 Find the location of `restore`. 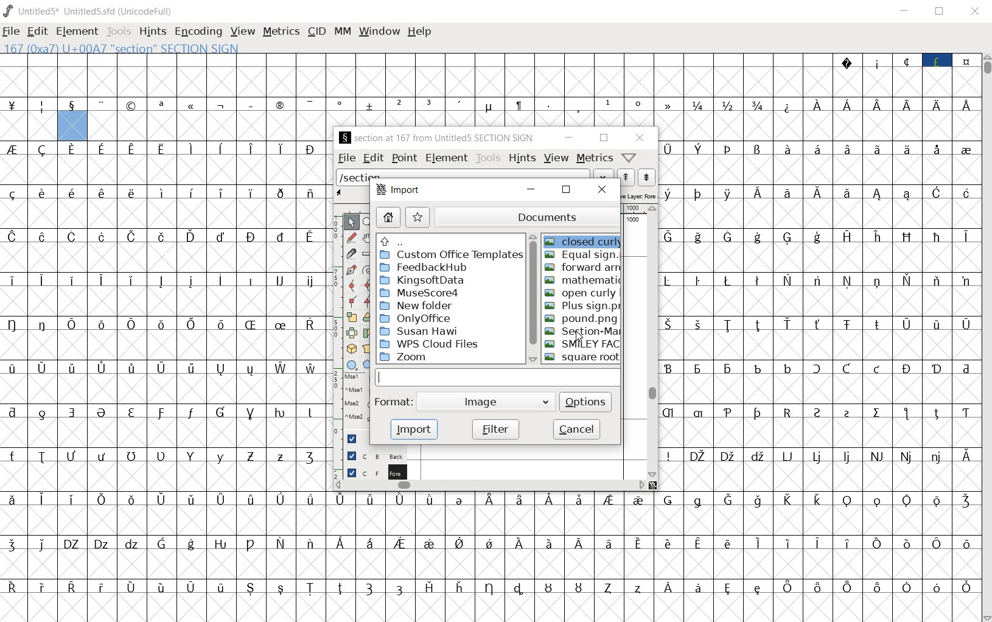

restore is located at coordinates (604, 138).